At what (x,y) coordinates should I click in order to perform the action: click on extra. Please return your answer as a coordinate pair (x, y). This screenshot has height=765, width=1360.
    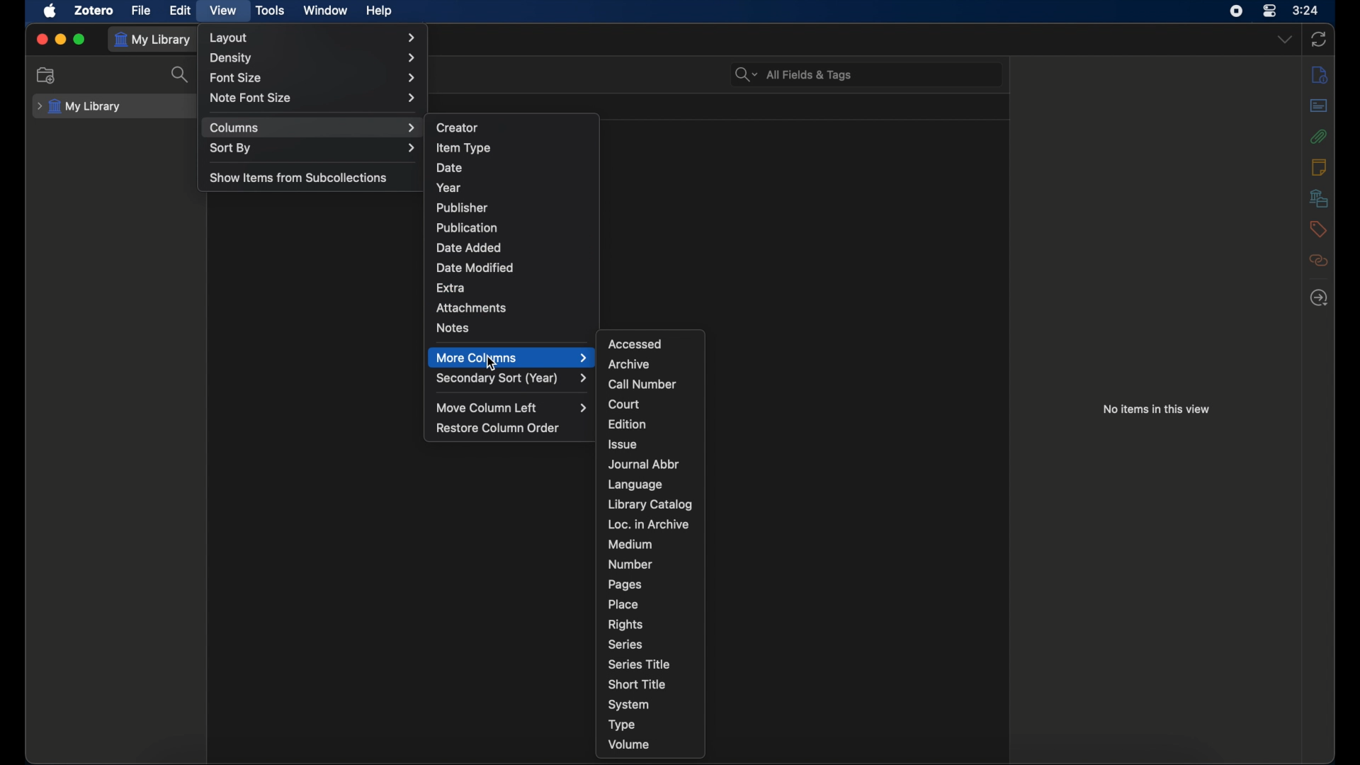
    Looking at the image, I should click on (451, 288).